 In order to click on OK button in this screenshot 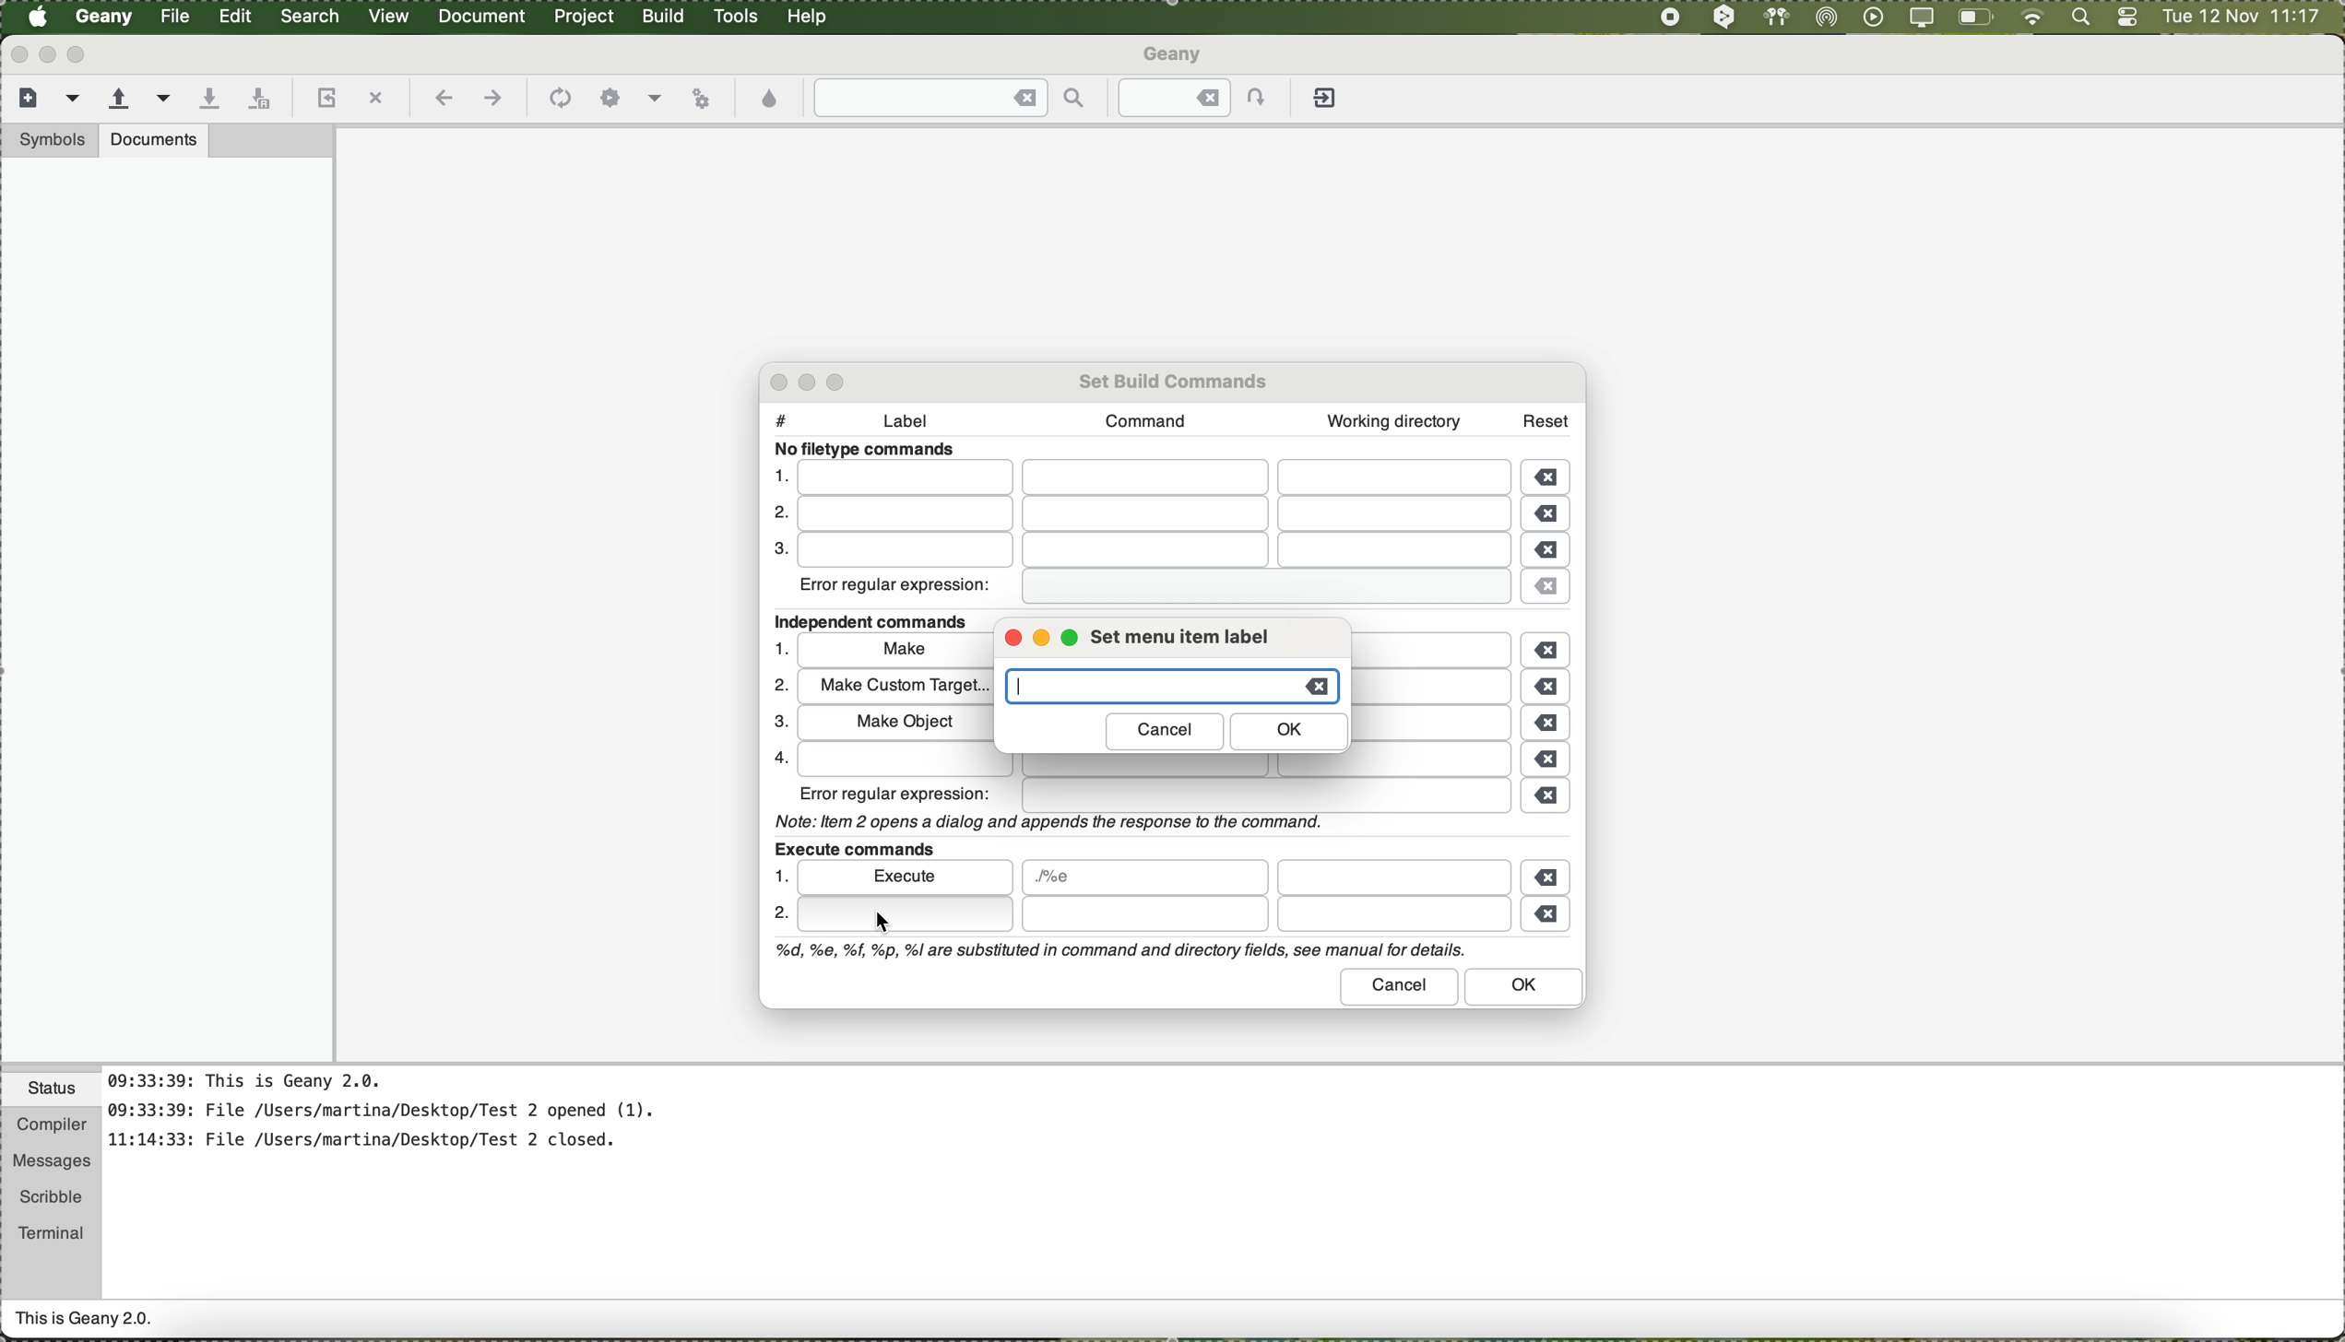, I will do `click(1291, 731)`.